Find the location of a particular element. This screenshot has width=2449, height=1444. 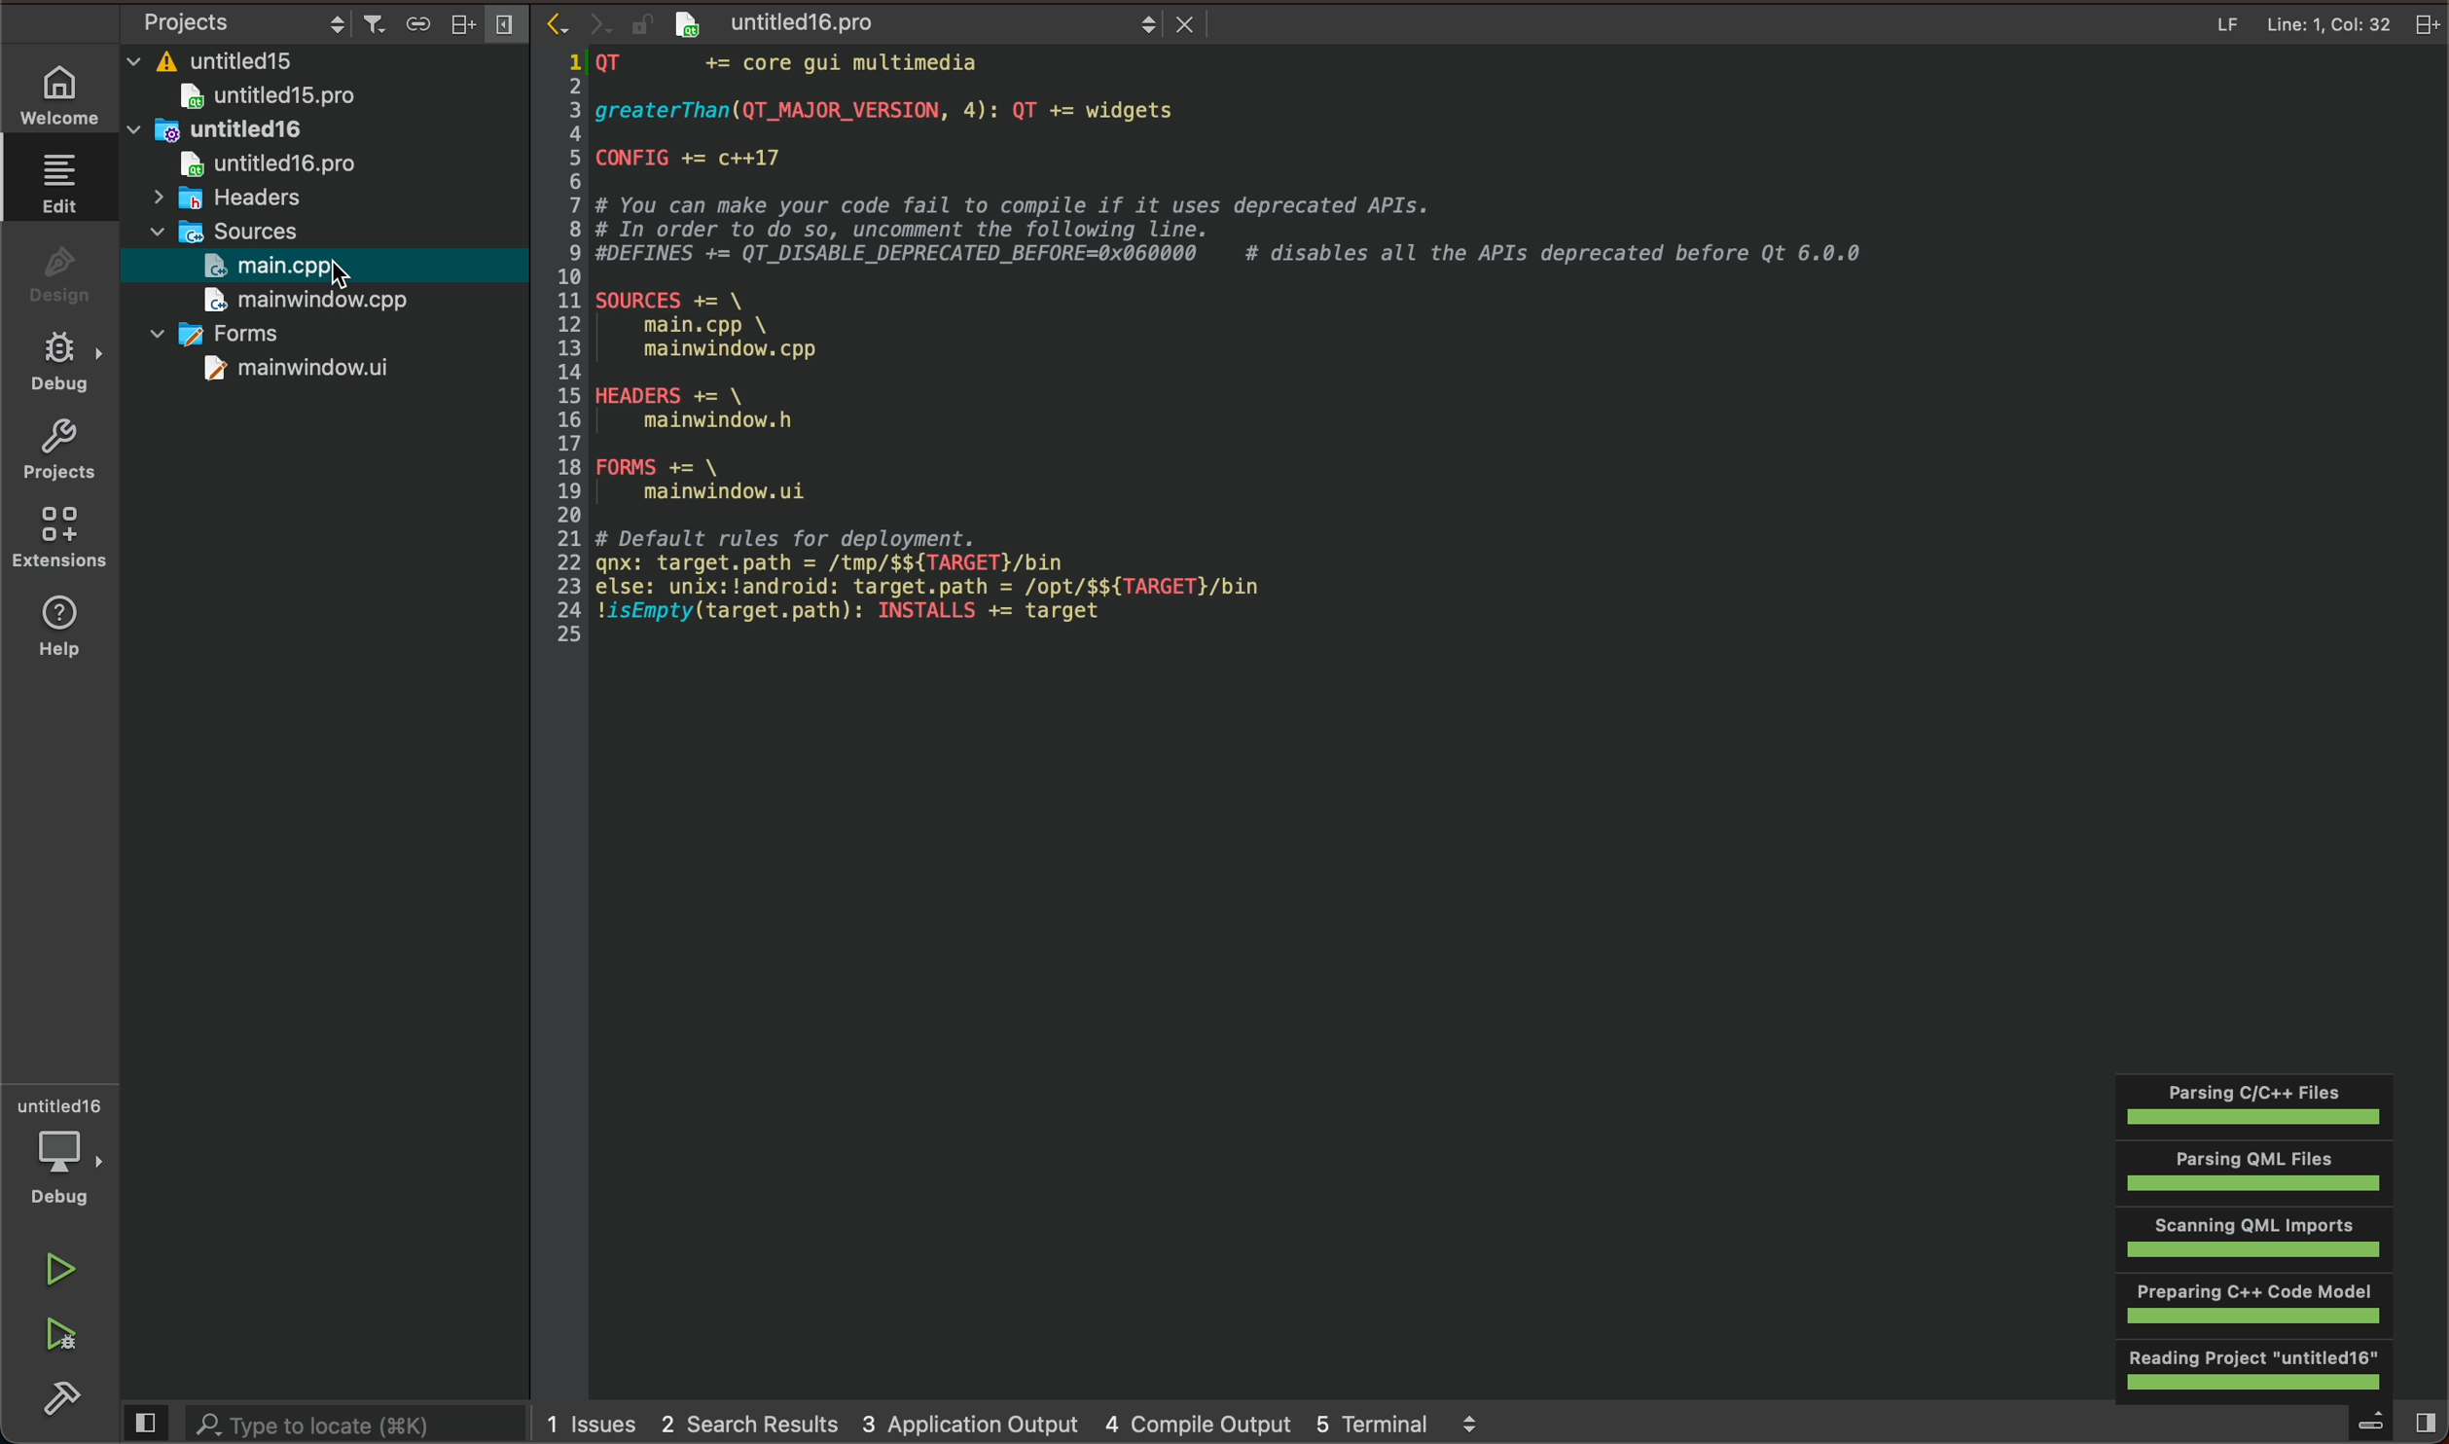

cursor is located at coordinates (349, 270).